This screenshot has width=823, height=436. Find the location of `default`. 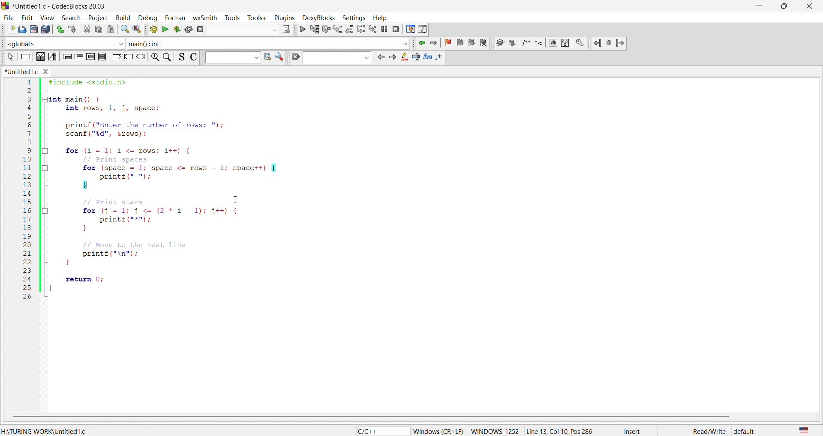

default is located at coordinates (745, 431).